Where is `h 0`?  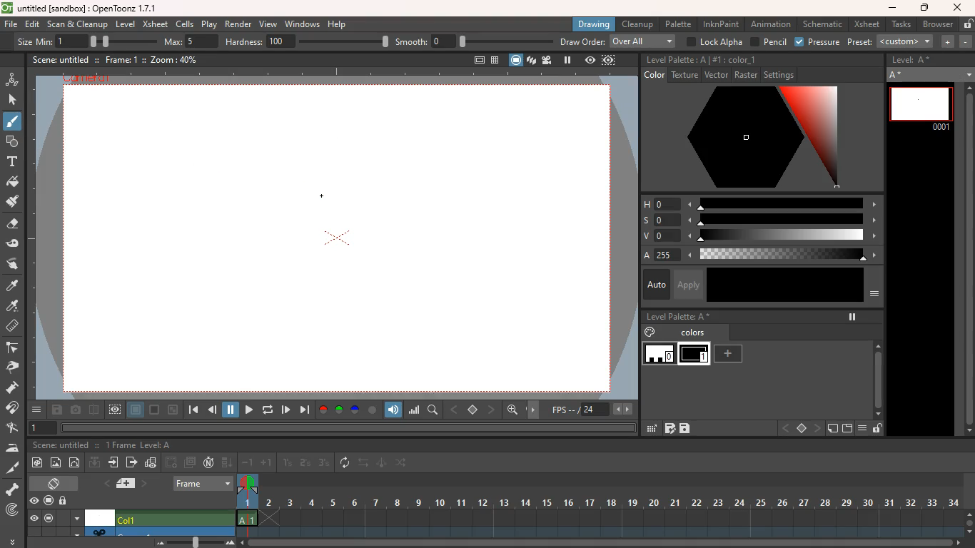
h 0 is located at coordinates (656, 204).